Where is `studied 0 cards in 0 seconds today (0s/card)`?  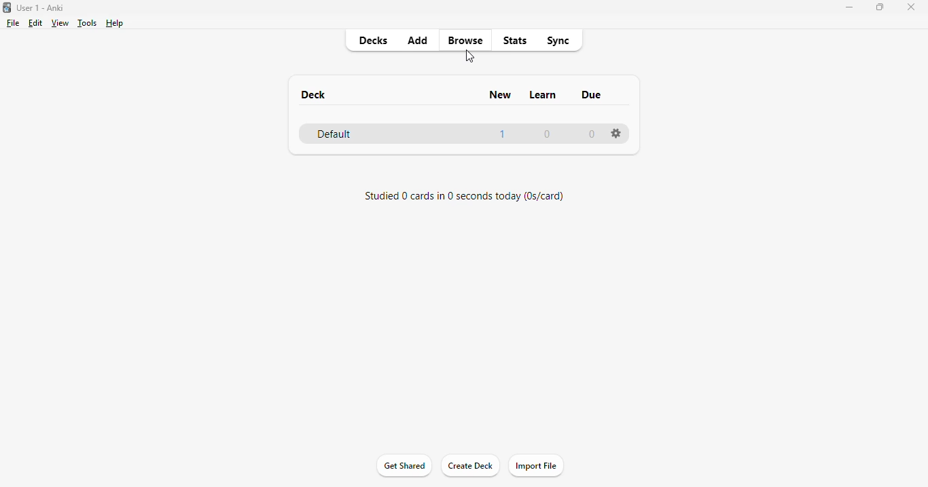
studied 0 cards in 0 seconds today (0s/card) is located at coordinates (465, 196).